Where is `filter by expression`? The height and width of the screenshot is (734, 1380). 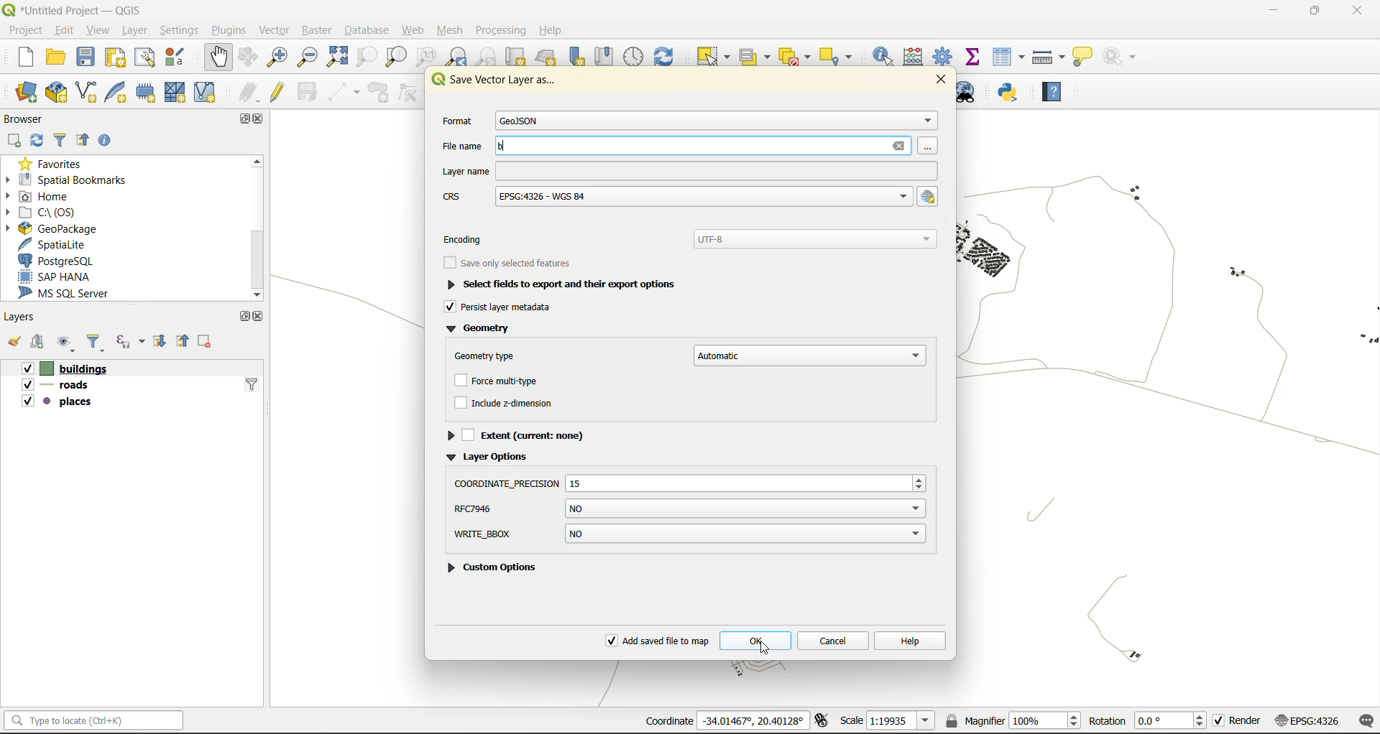
filter by expression is located at coordinates (130, 343).